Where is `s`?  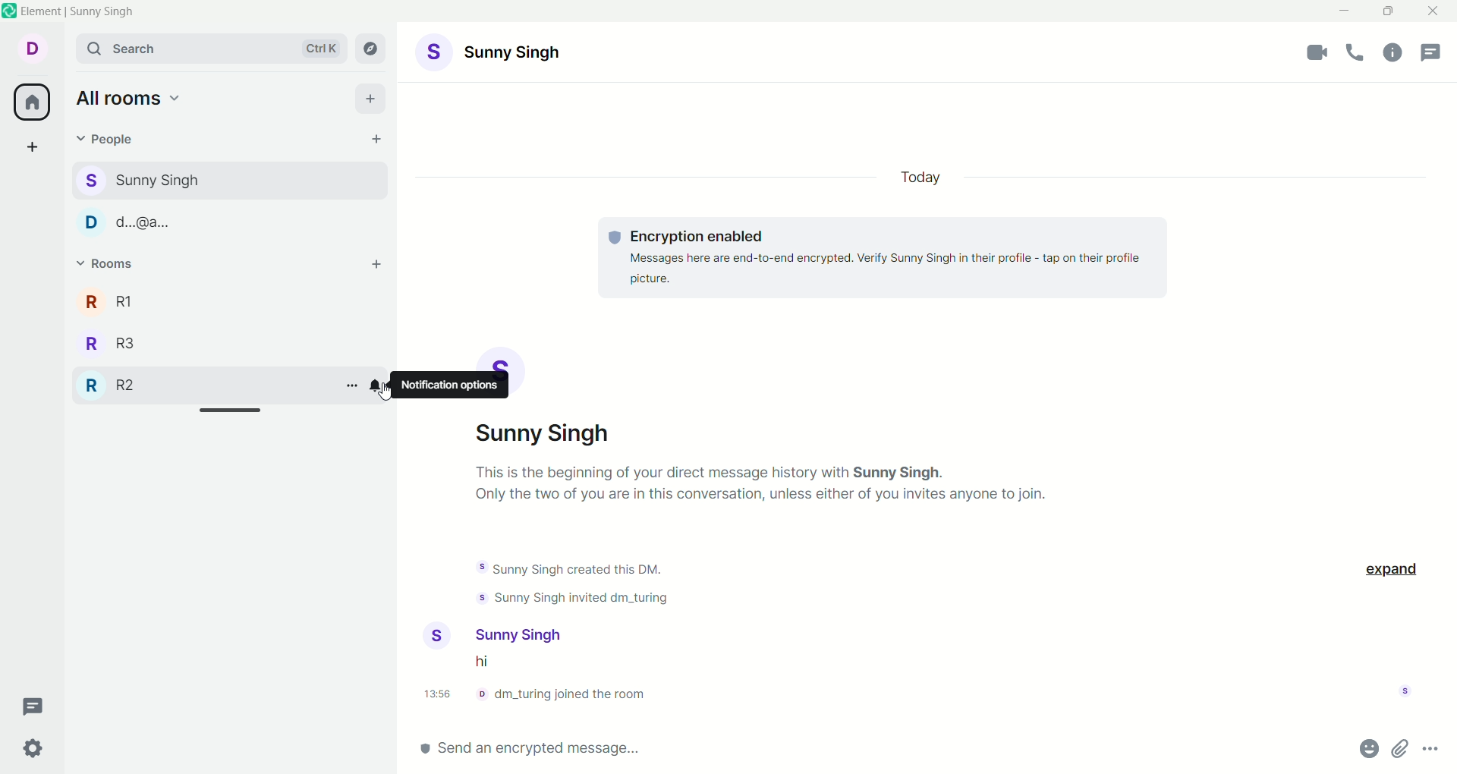 s is located at coordinates (152, 180).